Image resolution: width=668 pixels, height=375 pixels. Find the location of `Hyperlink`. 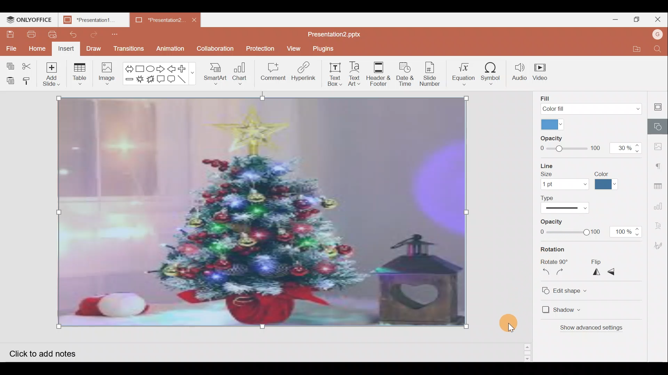

Hyperlink is located at coordinates (301, 73).